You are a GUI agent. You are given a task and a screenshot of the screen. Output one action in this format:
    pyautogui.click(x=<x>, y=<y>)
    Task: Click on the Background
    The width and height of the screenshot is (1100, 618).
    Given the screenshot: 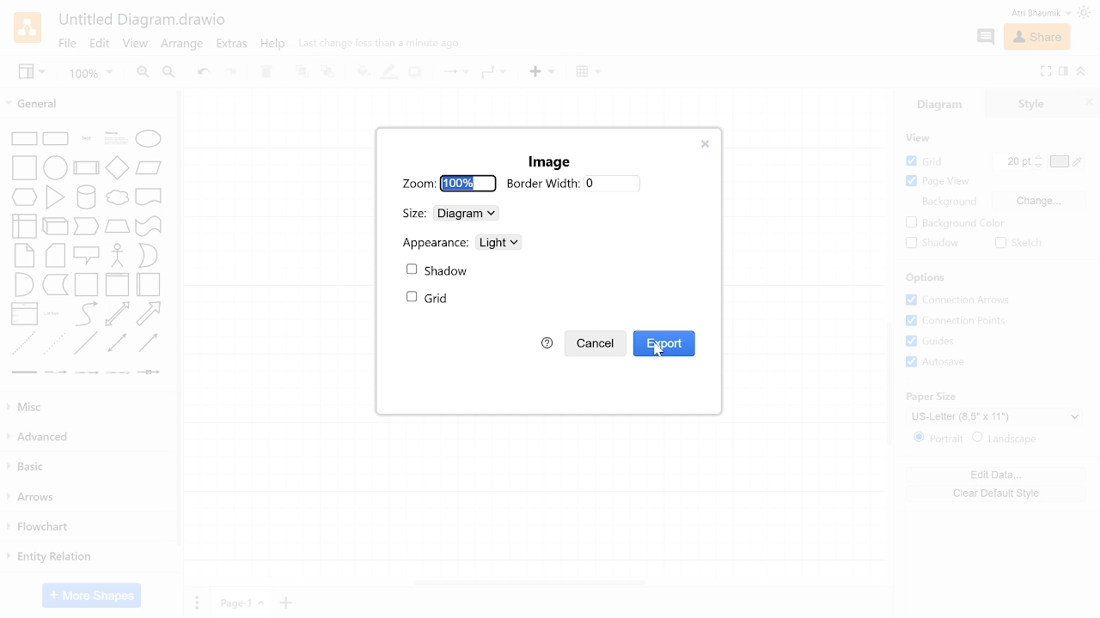 What is the action you would take?
    pyautogui.click(x=948, y=203)
    